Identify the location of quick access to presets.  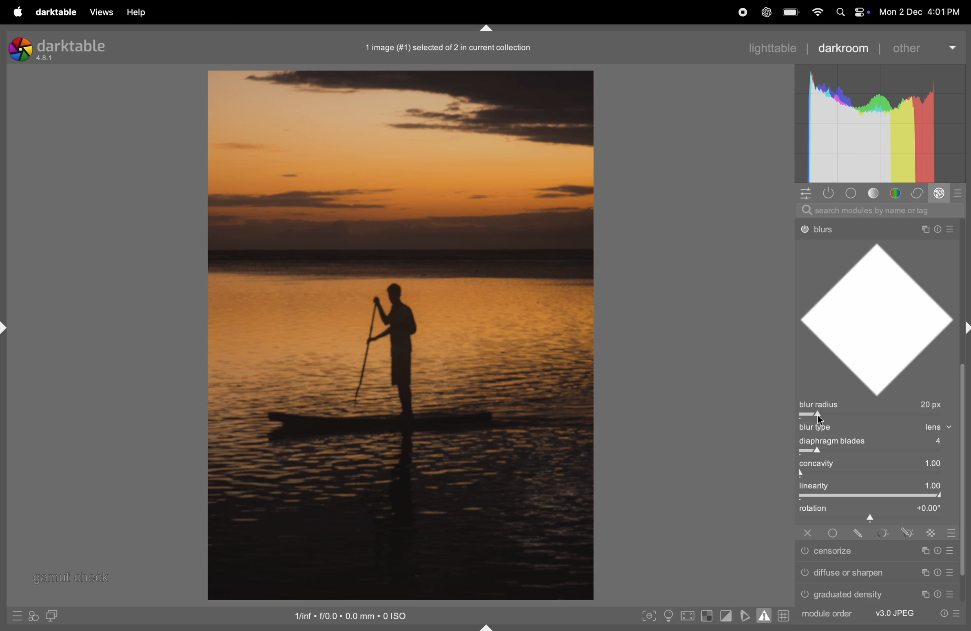
(18, 617).